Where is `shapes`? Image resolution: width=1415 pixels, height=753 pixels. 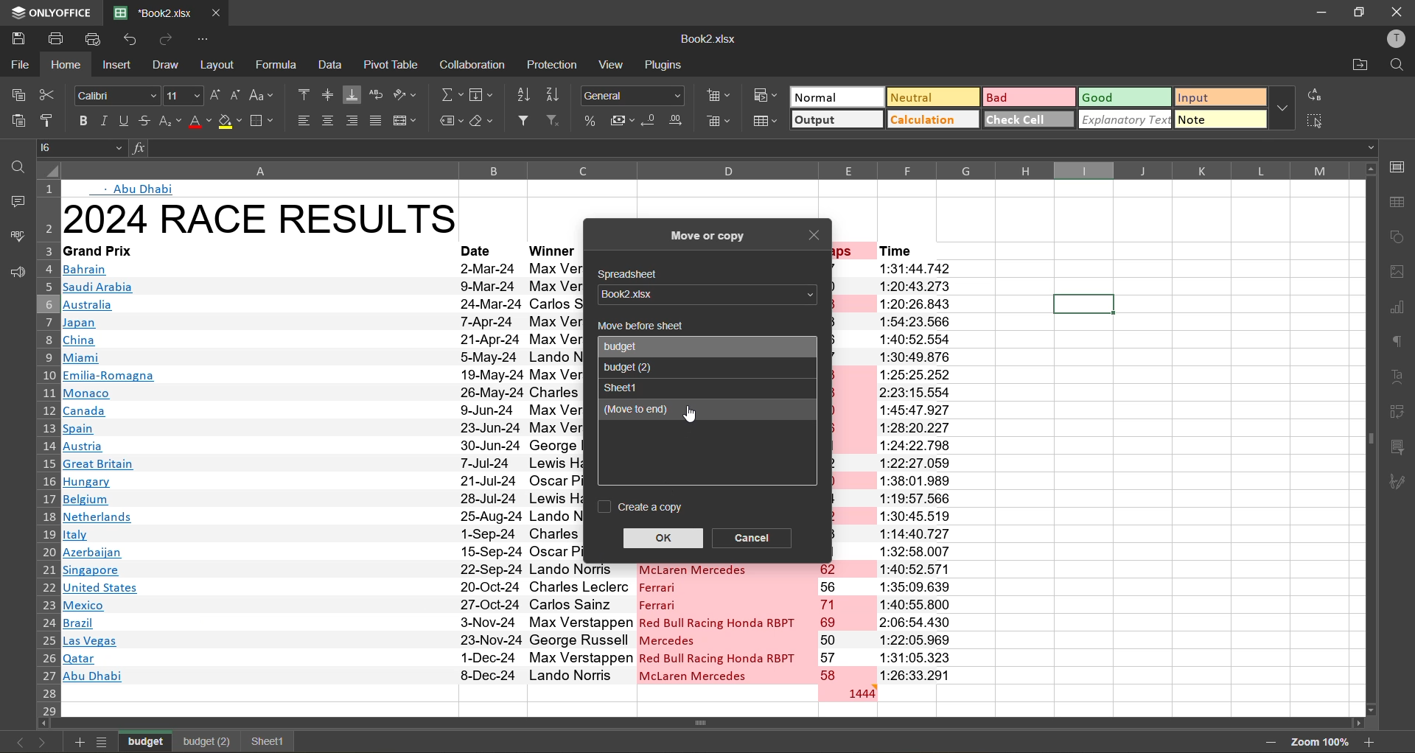
shapes is located at coordinates (1399, 238).